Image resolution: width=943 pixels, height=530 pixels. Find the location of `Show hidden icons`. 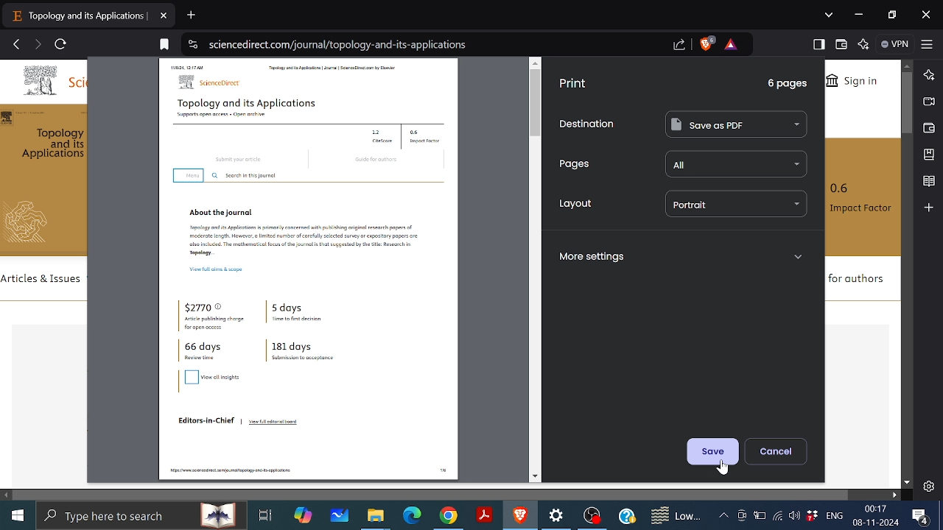

Show hidden icons is located at coordinates (723, 515).